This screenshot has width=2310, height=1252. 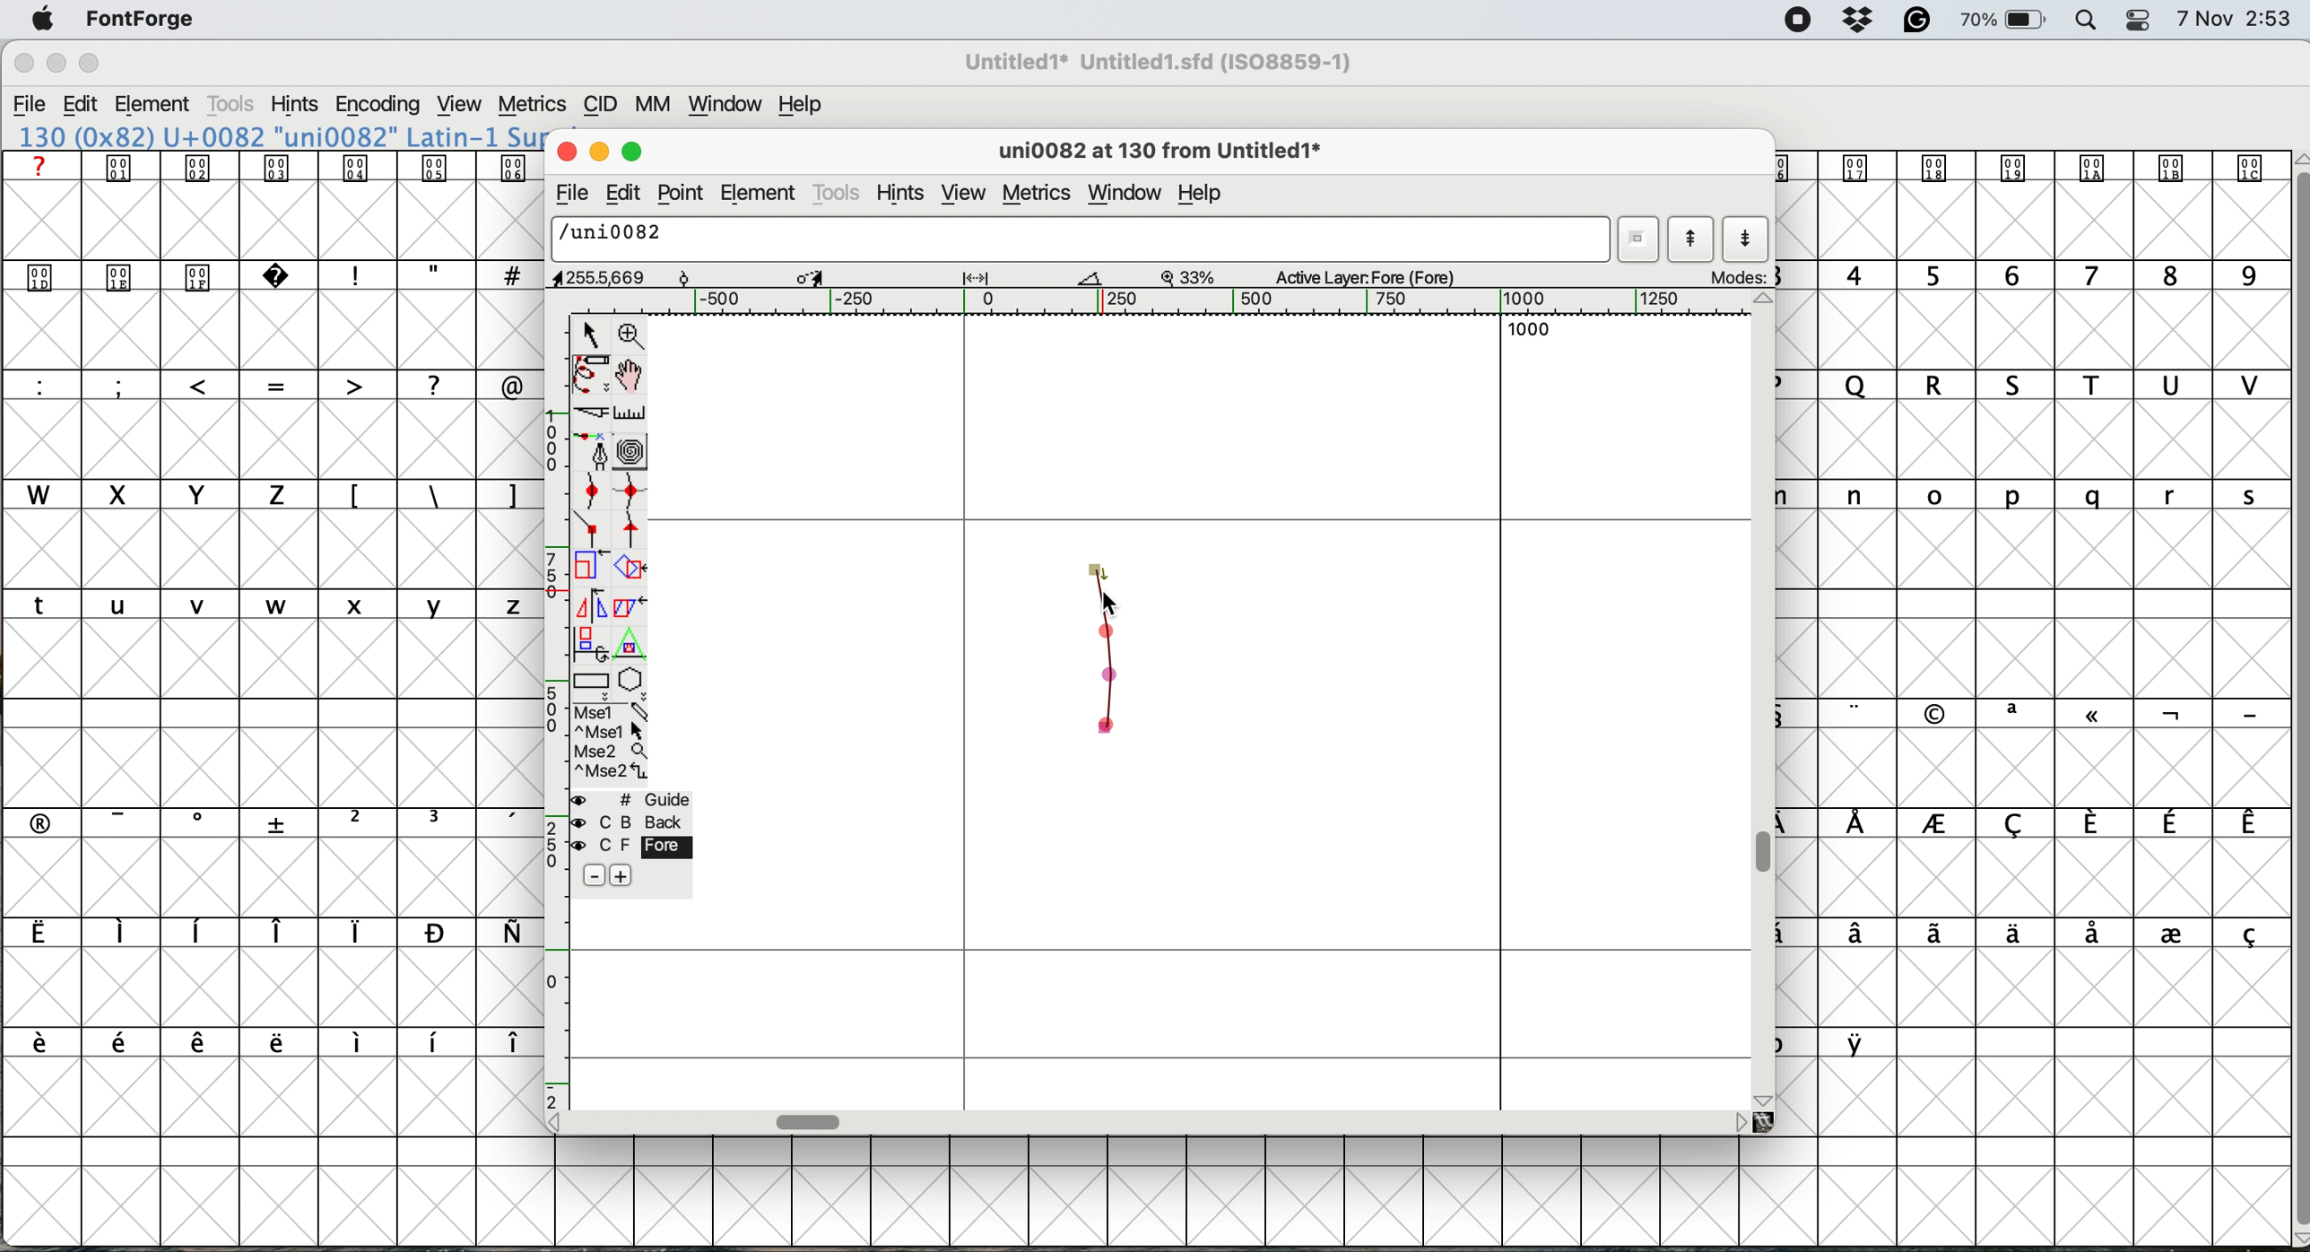 I want to click on edit, so click(x=89, y=105).